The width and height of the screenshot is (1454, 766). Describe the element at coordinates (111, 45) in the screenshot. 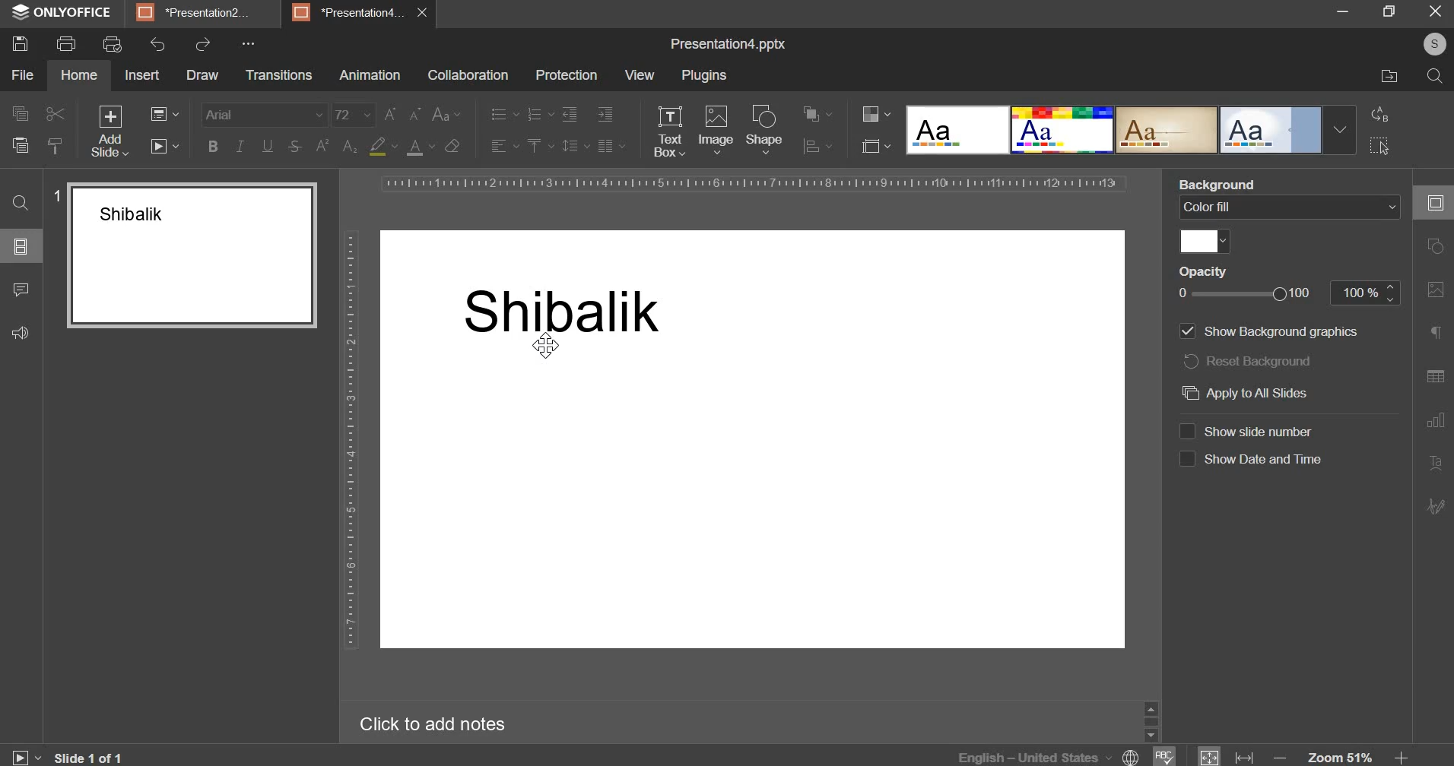

I see `print preview` at that location.